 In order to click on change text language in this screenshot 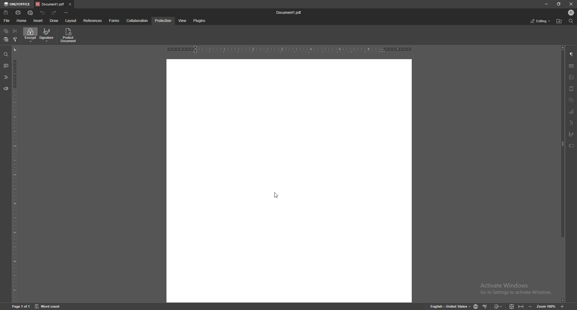, I will do `click(451, 306)`.